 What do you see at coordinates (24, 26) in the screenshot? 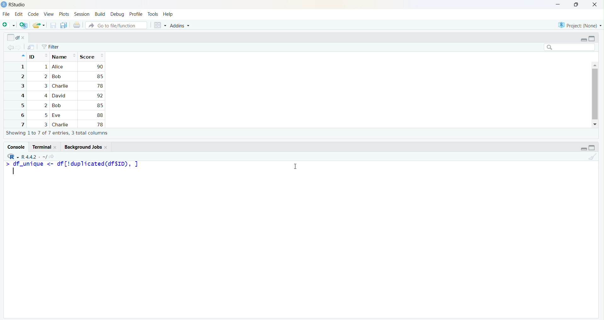
I see `New project` at bounding box center [24, 26].